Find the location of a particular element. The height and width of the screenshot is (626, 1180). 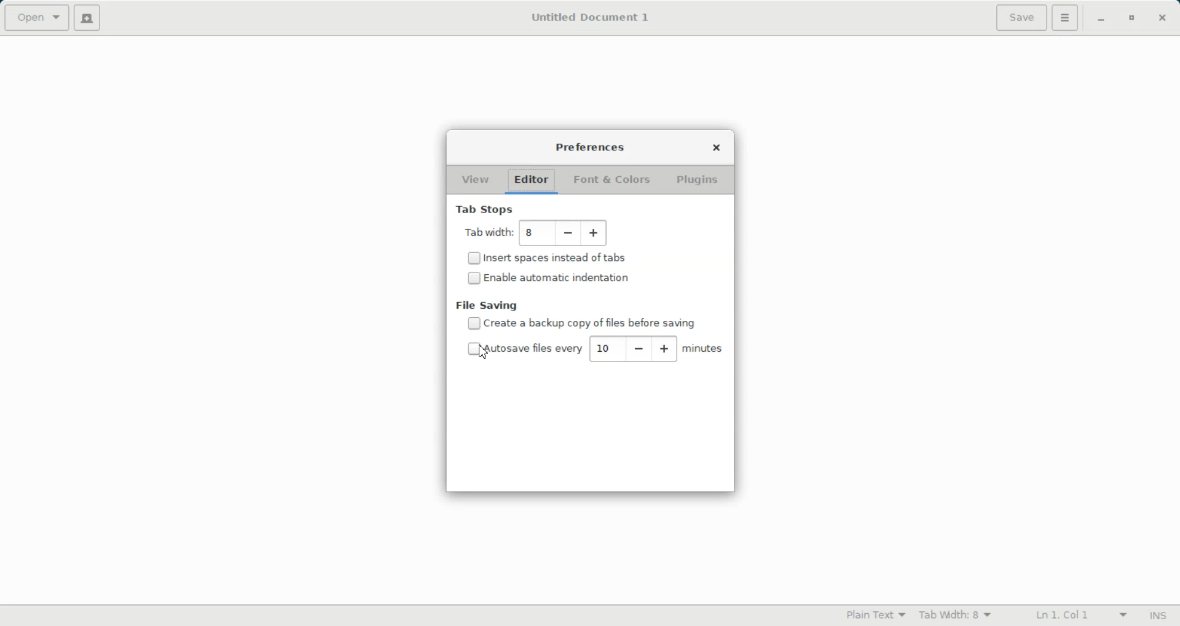

(un)check Disable Create a backup copy of files before saving is located at coordinates (581, 323).